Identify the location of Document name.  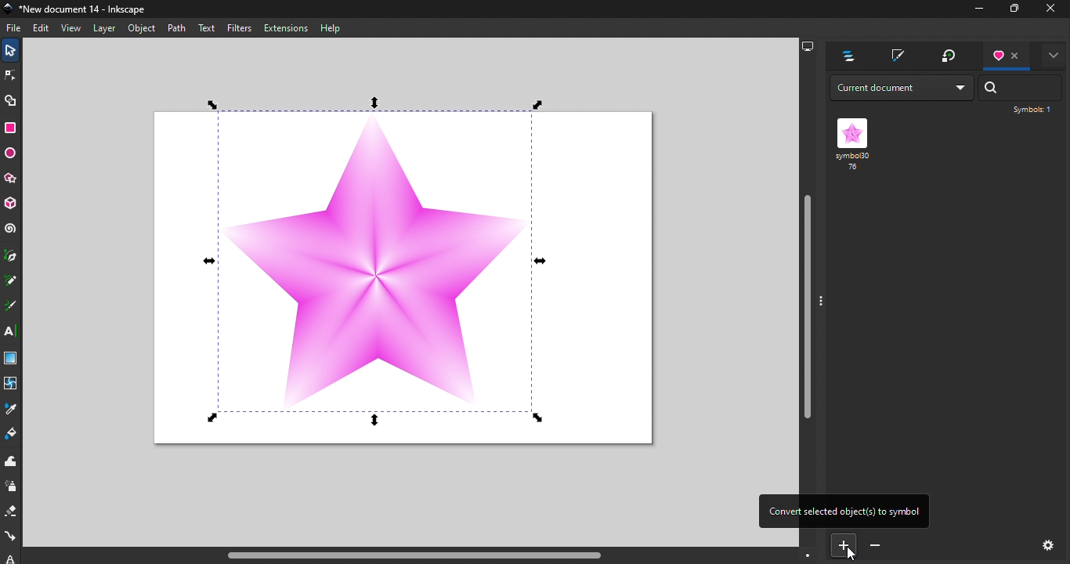
(79, 9).